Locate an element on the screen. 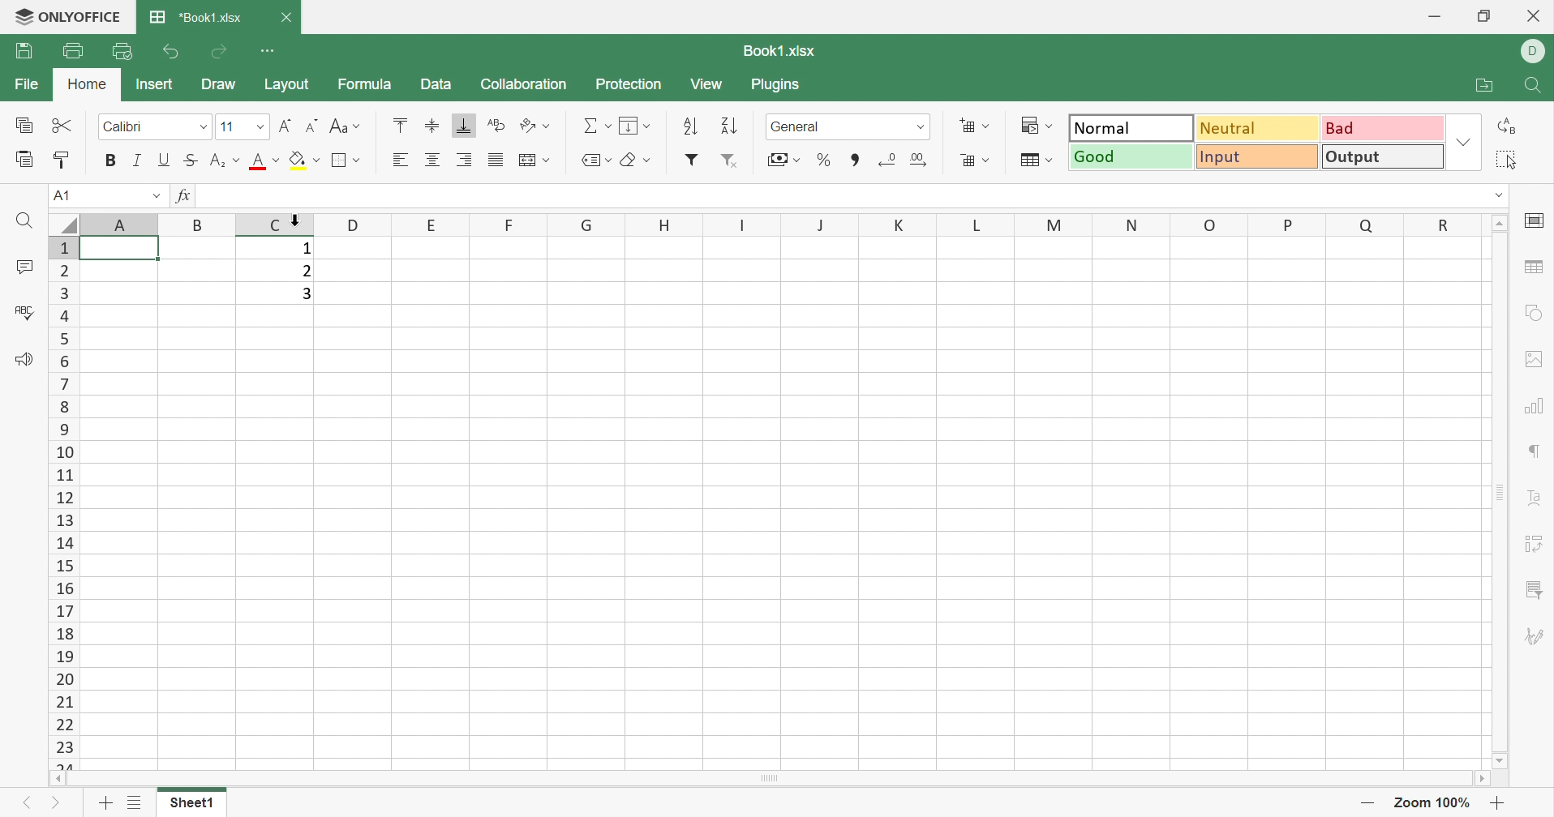 The image size is (1554, 817). Delete cells is located at coordinates (967, 160).